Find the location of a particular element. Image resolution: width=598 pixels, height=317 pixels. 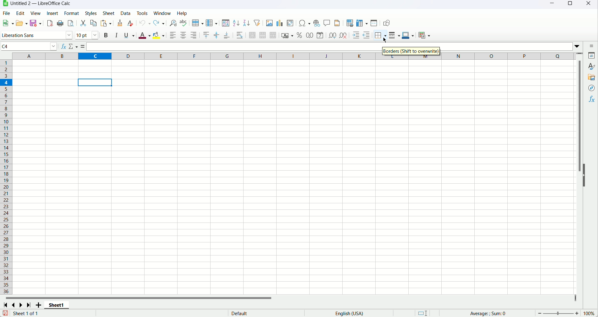

Window is located at coordinates (162, 13).